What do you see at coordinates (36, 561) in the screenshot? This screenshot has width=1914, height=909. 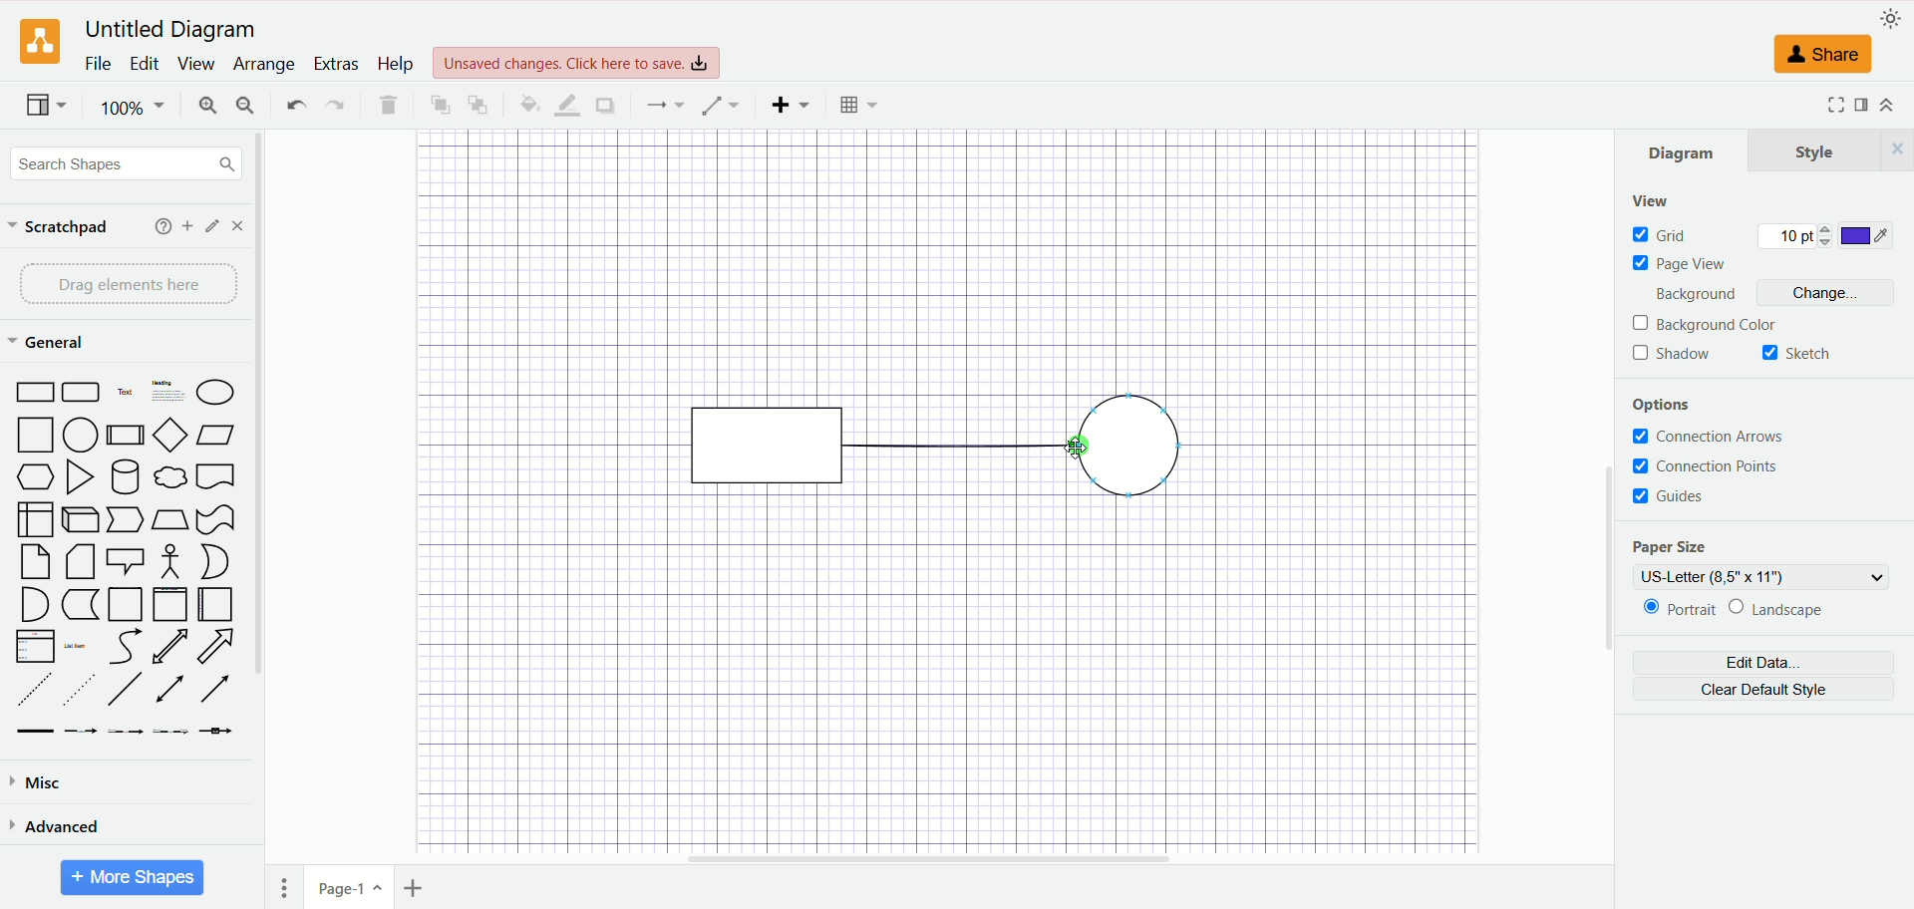 I see `Page` at bounding box center [36, 561].